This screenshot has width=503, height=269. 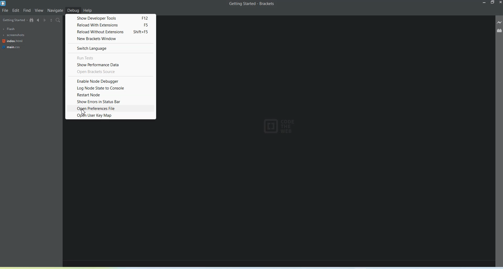 What do you see at coordinates (39, 10) in the screenshot?
I see `View` at bounding box center [39, 10].